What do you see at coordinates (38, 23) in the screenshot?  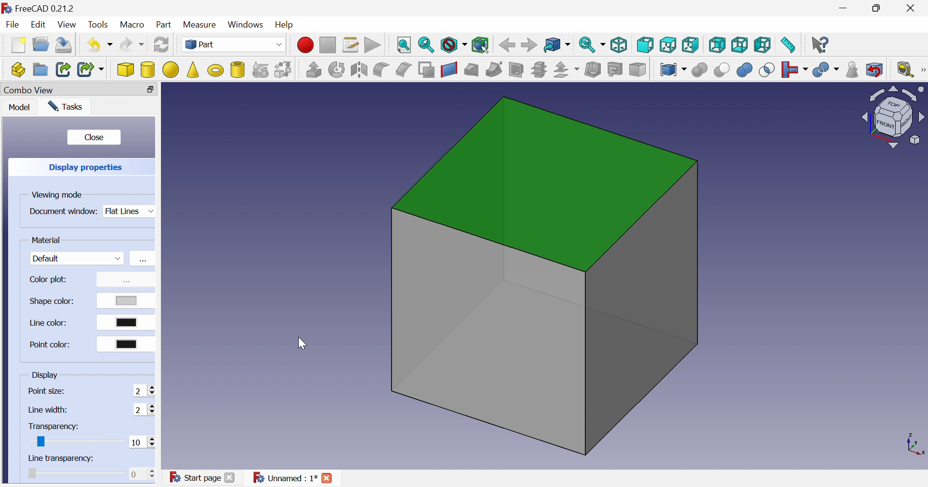 I see `Edit` at bounding box center [38, 23].